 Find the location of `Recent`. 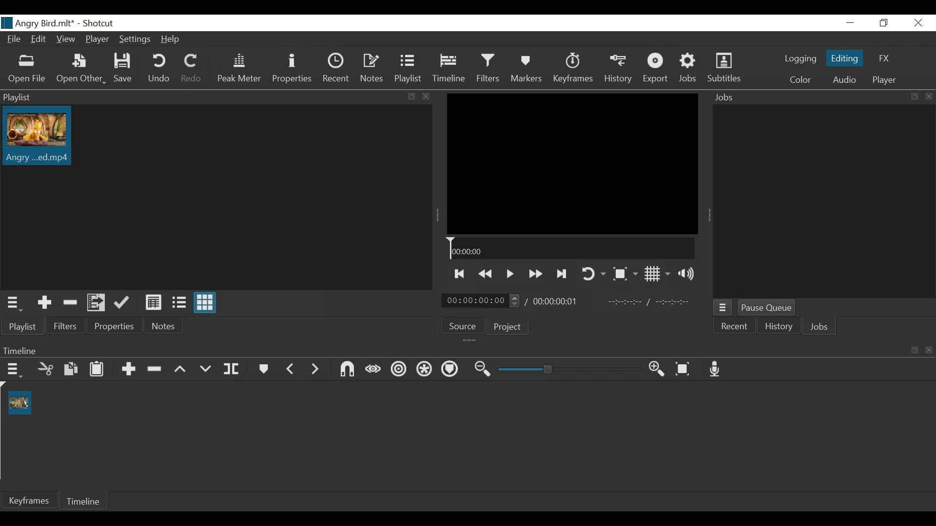

Recent is located at coordinates (735, 326).